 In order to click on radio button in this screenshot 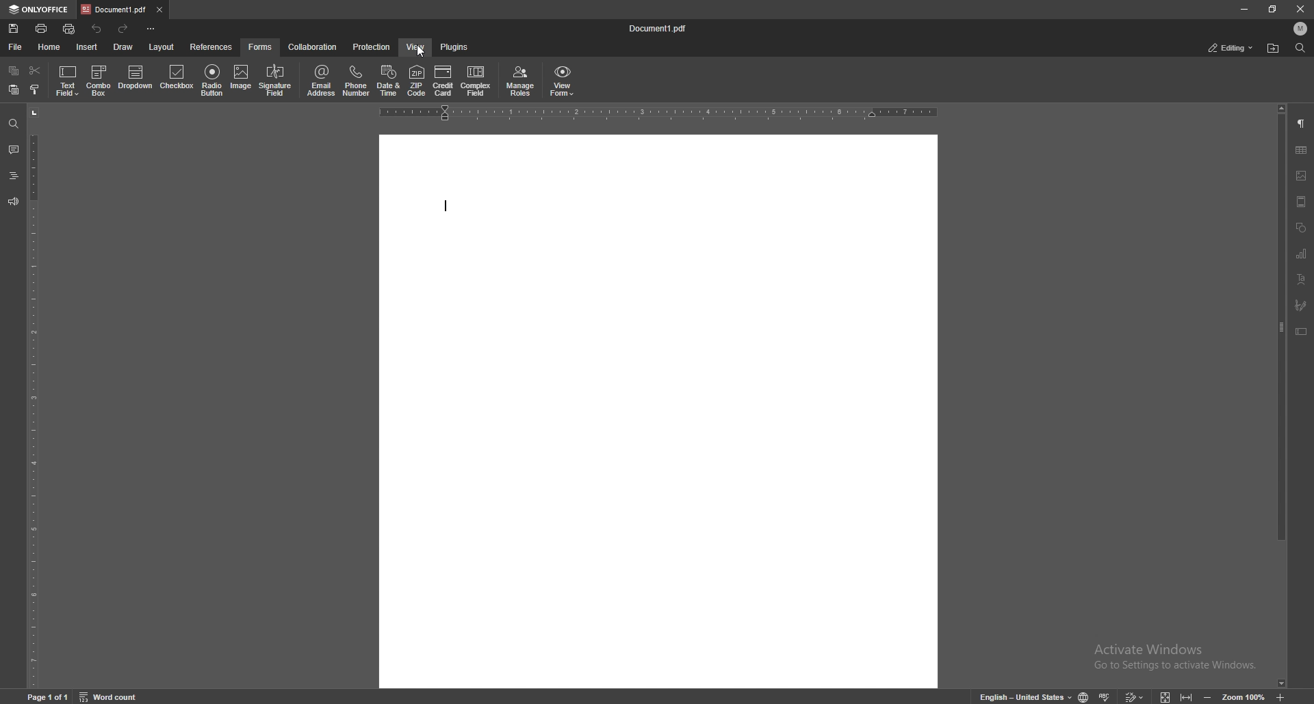, I will do `click(213, 79)`.